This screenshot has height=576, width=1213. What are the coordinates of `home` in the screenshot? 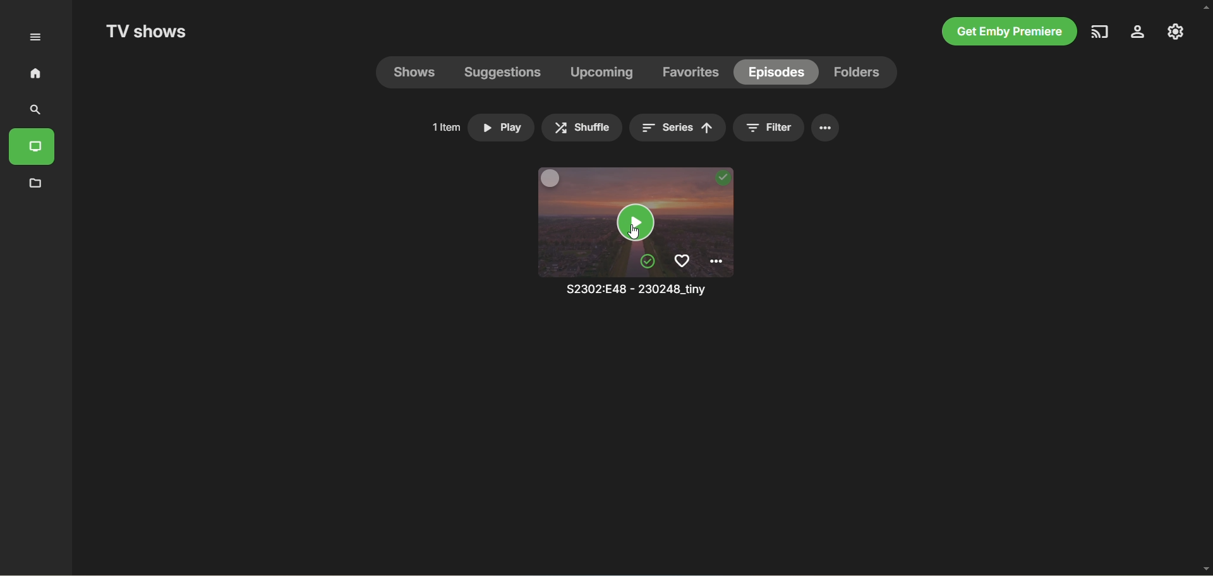 It's located at (35, 73).